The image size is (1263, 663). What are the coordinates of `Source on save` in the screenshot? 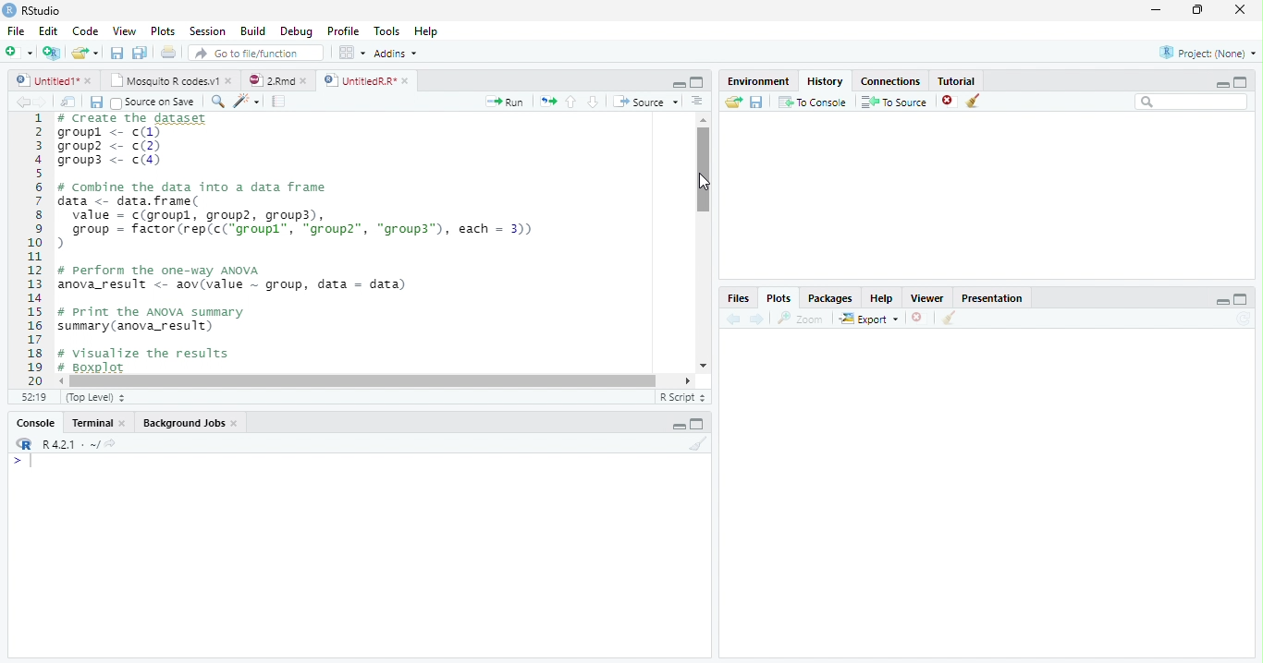 It's located at (156, 102).